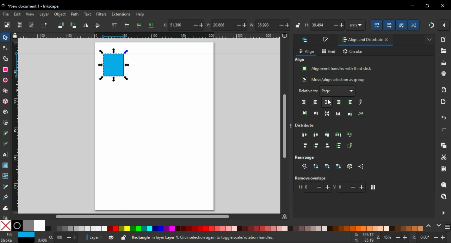 This screenshot has height=243, width=451. I want to click on align, so click(306, 52).